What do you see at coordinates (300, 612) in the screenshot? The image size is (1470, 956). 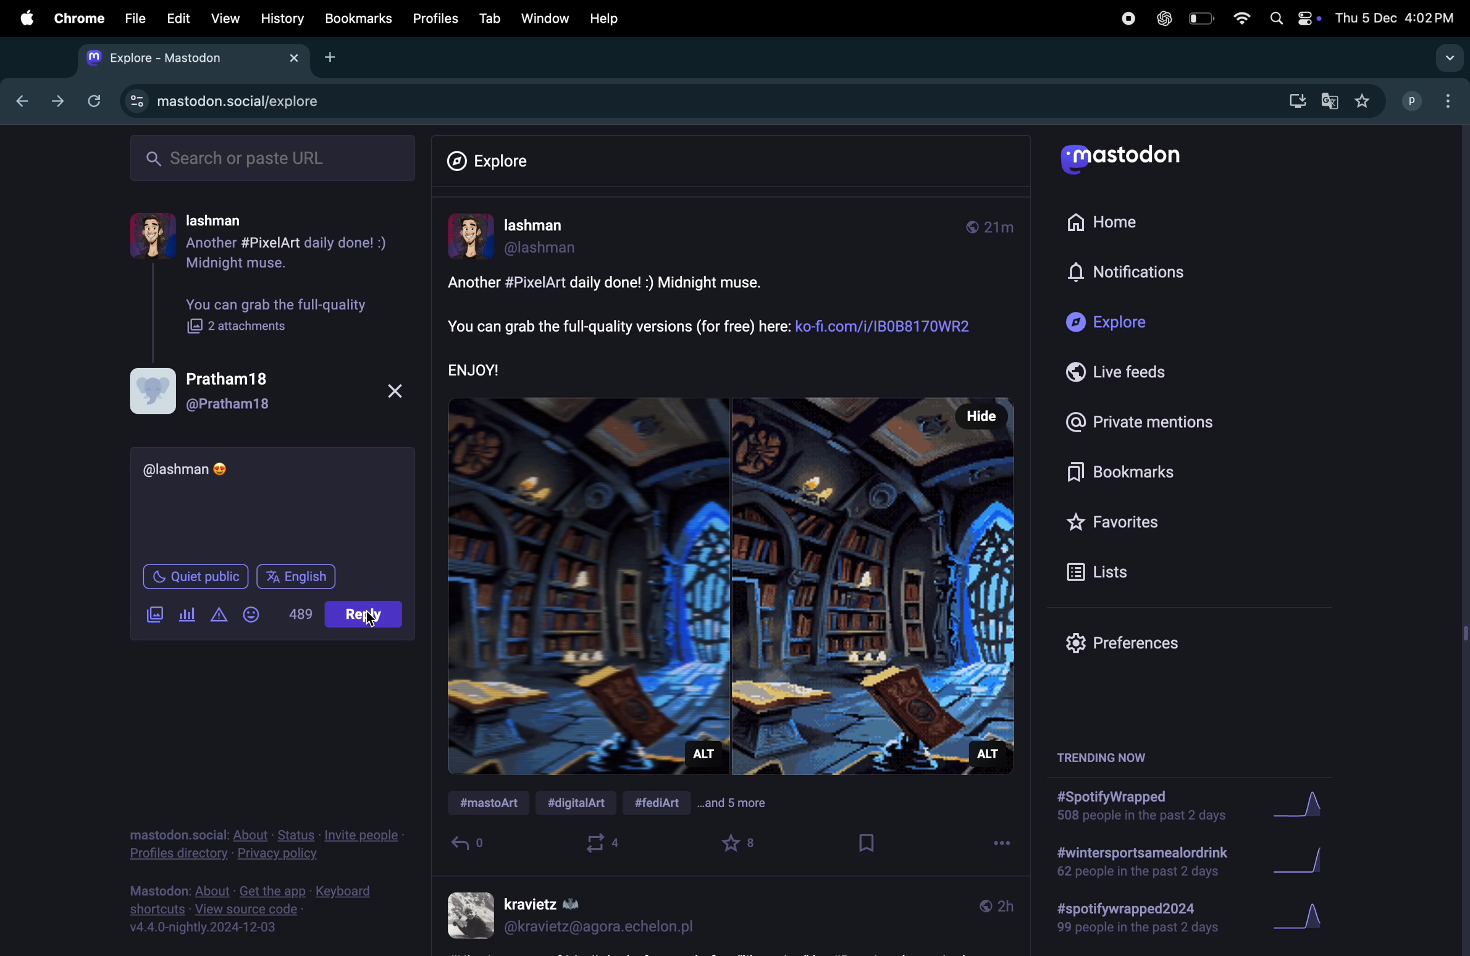 I see `500 words` at bounding box center [300, 612].